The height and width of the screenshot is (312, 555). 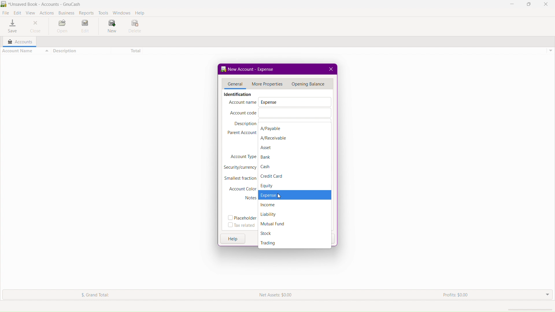 I want to click on Edit, so click(x=18, y=12).